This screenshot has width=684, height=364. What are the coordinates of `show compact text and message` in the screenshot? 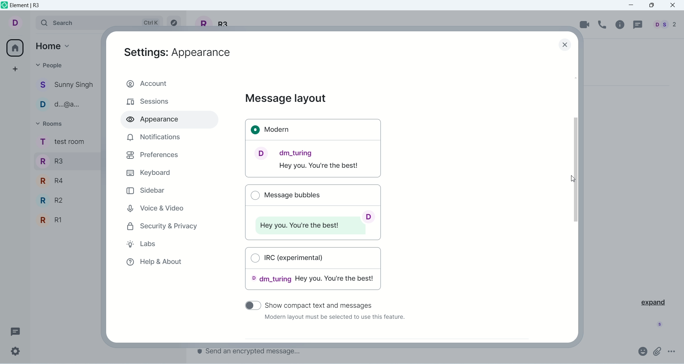 It's located at (325, 304).